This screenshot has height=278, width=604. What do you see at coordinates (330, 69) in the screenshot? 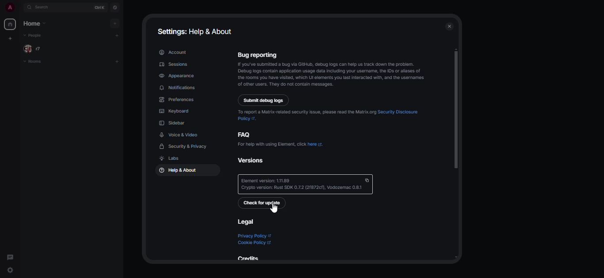
I see `Bug reporting

Hf youve submied 3 ug vi GID, debug logs can help us rack down he problem.
Debug logs contain appication usage daa ncuing your username, th Ds o aases of
1a rooms you have visted, which Ul elements you ast neracted with, and the usernames
of other users. They do not contain messages.` at bounding box center [330, 69].